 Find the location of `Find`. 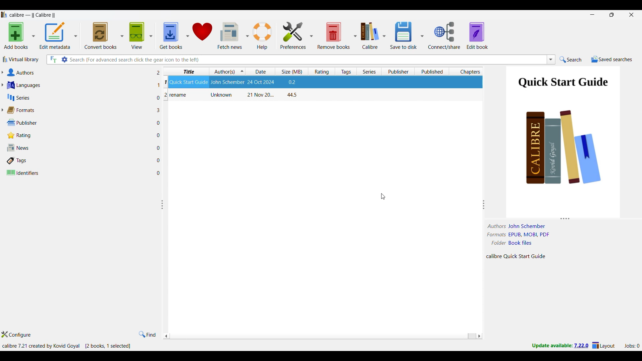

Find is located at coordinates (147, 334).